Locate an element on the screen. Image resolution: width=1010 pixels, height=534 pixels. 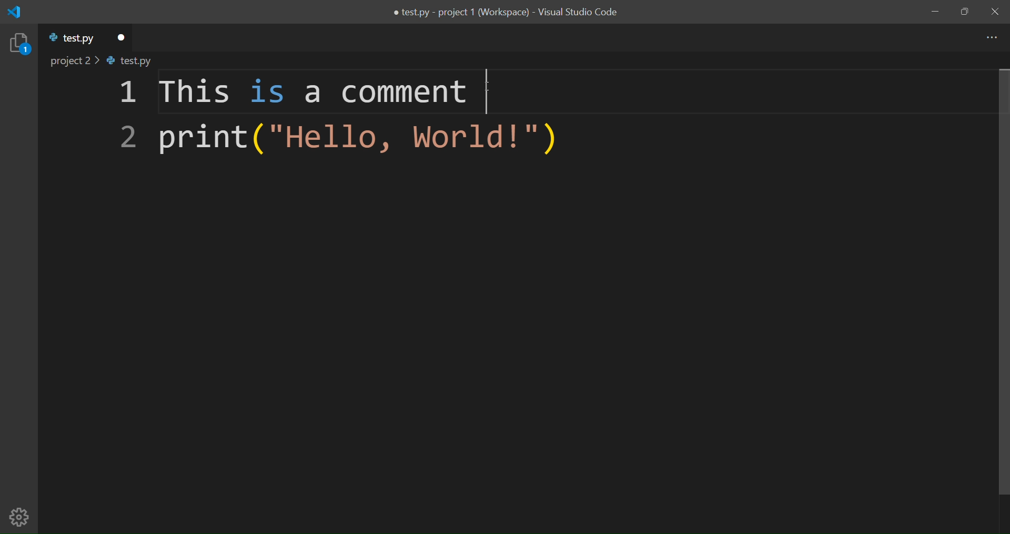
cursor is located at coordinates (489, 87).